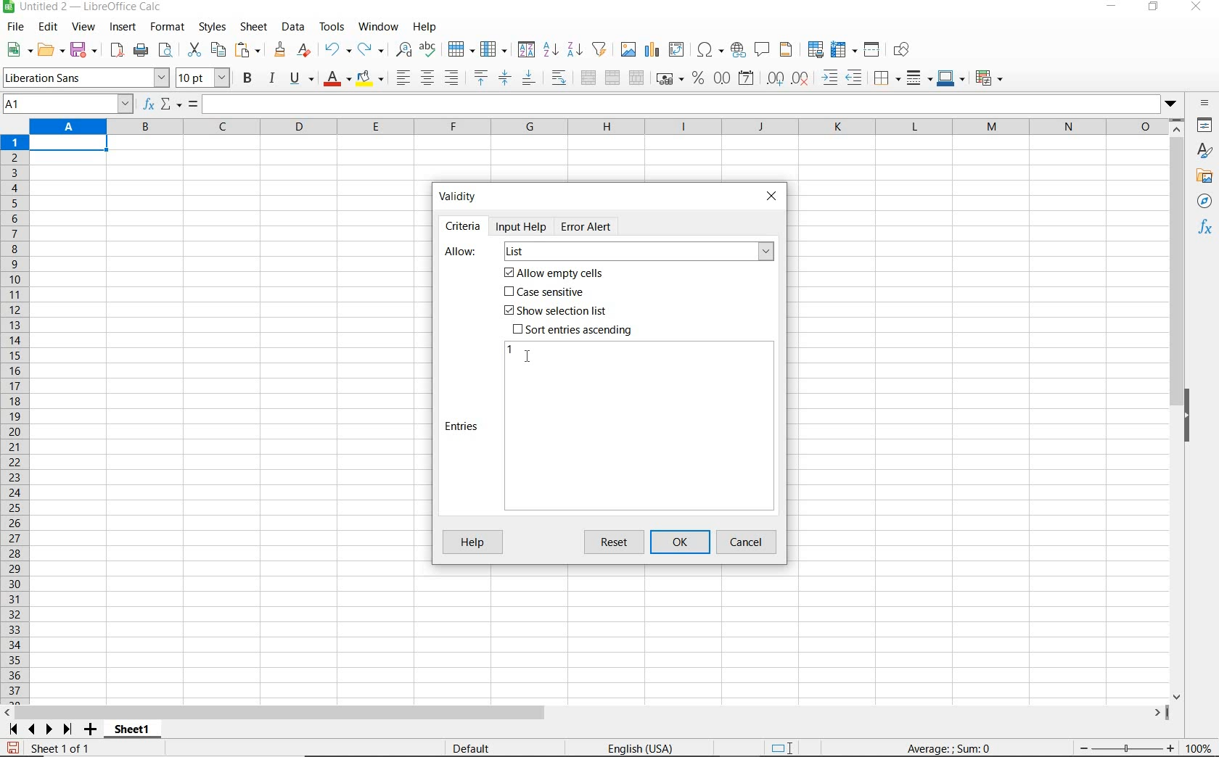 The height and width of the screenshot is (757, 1219). Describe the element at coordinates (453, 78) in the screenshot. I see `align right` at that location.